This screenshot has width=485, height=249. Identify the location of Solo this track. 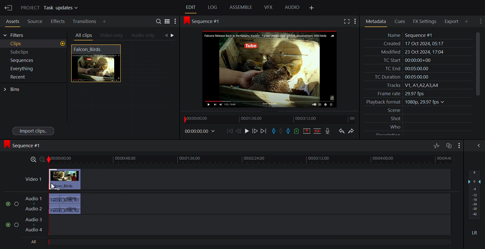
(17, 225).